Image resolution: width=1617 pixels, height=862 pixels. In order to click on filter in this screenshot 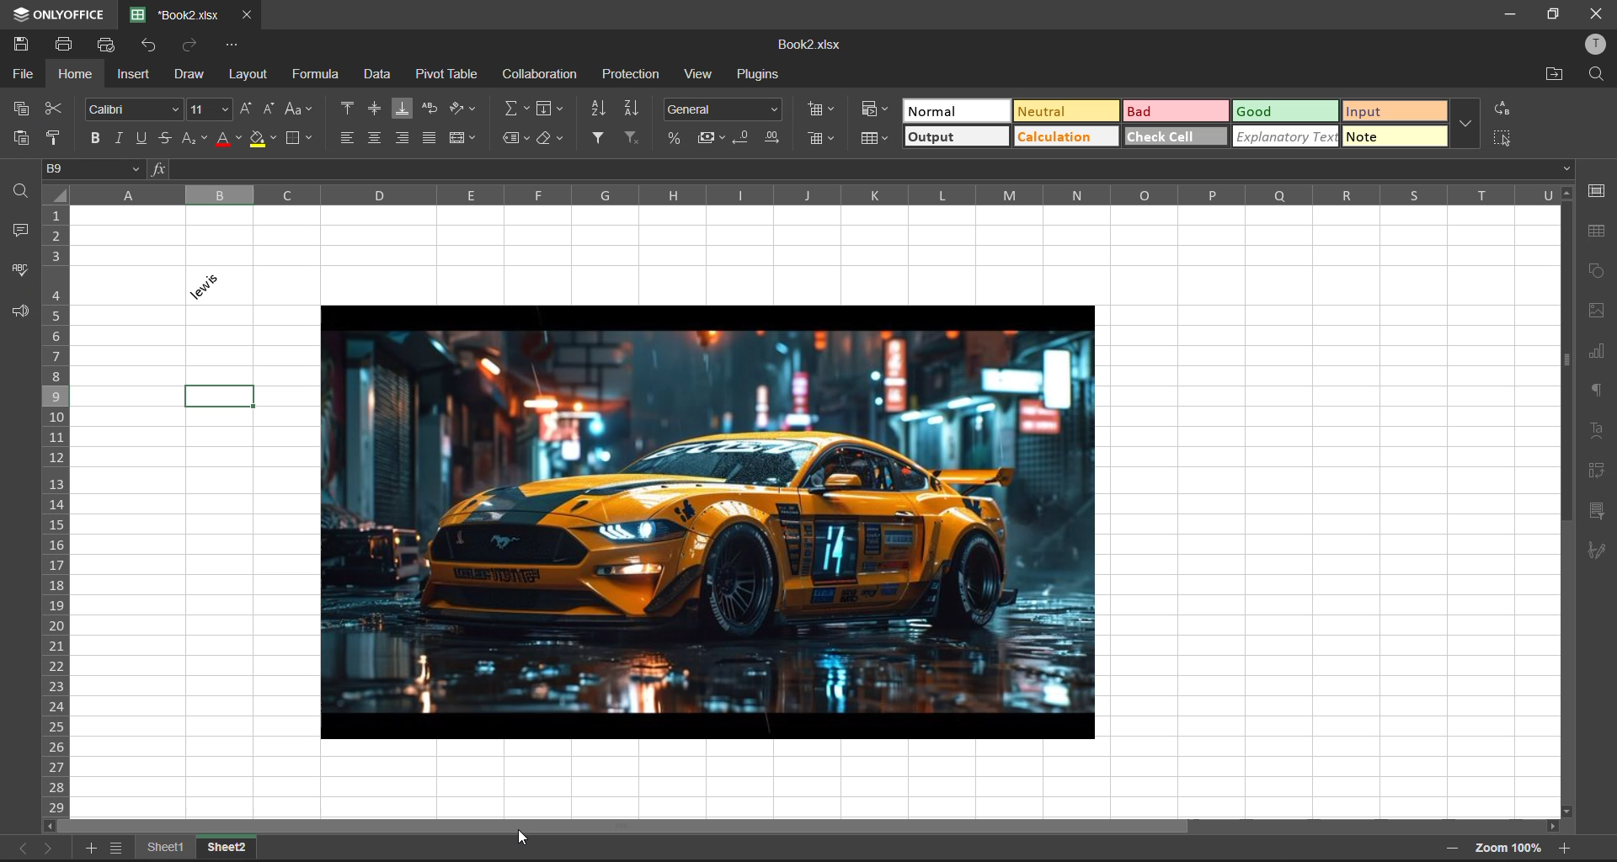, I will do `click(599, 139)`.